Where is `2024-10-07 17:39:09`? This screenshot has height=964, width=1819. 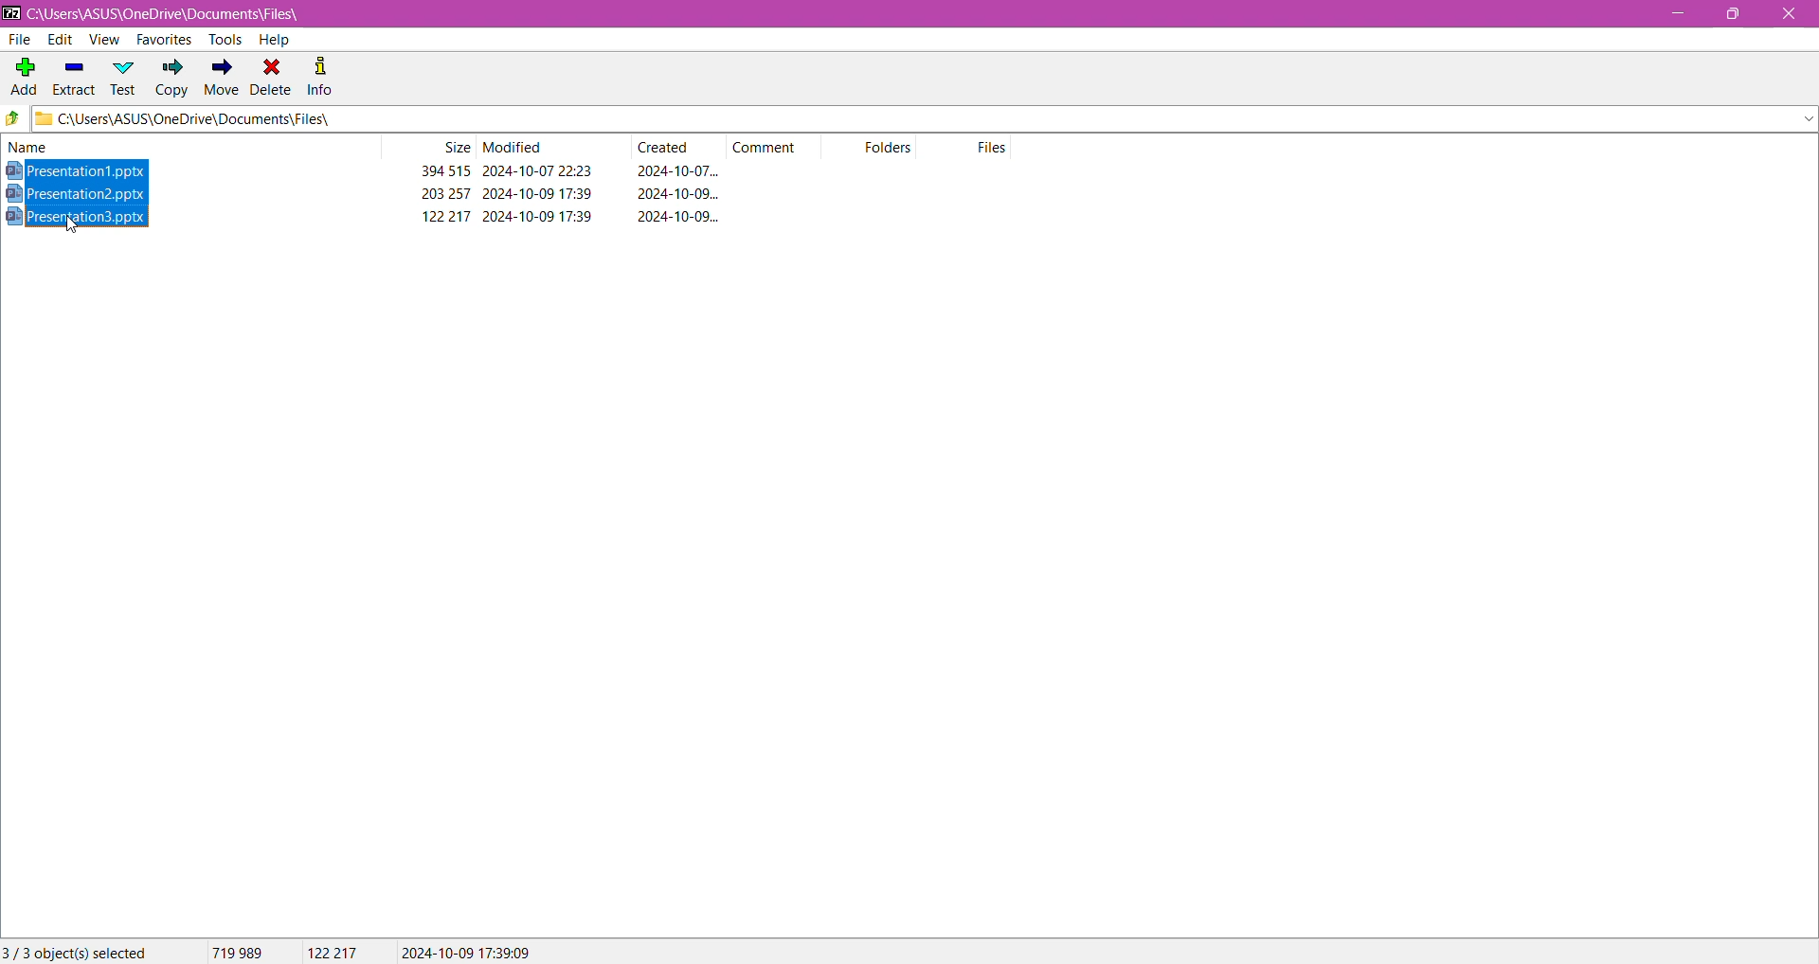 2024-10-07 17:39:09 is located at coordinates (466, 951).